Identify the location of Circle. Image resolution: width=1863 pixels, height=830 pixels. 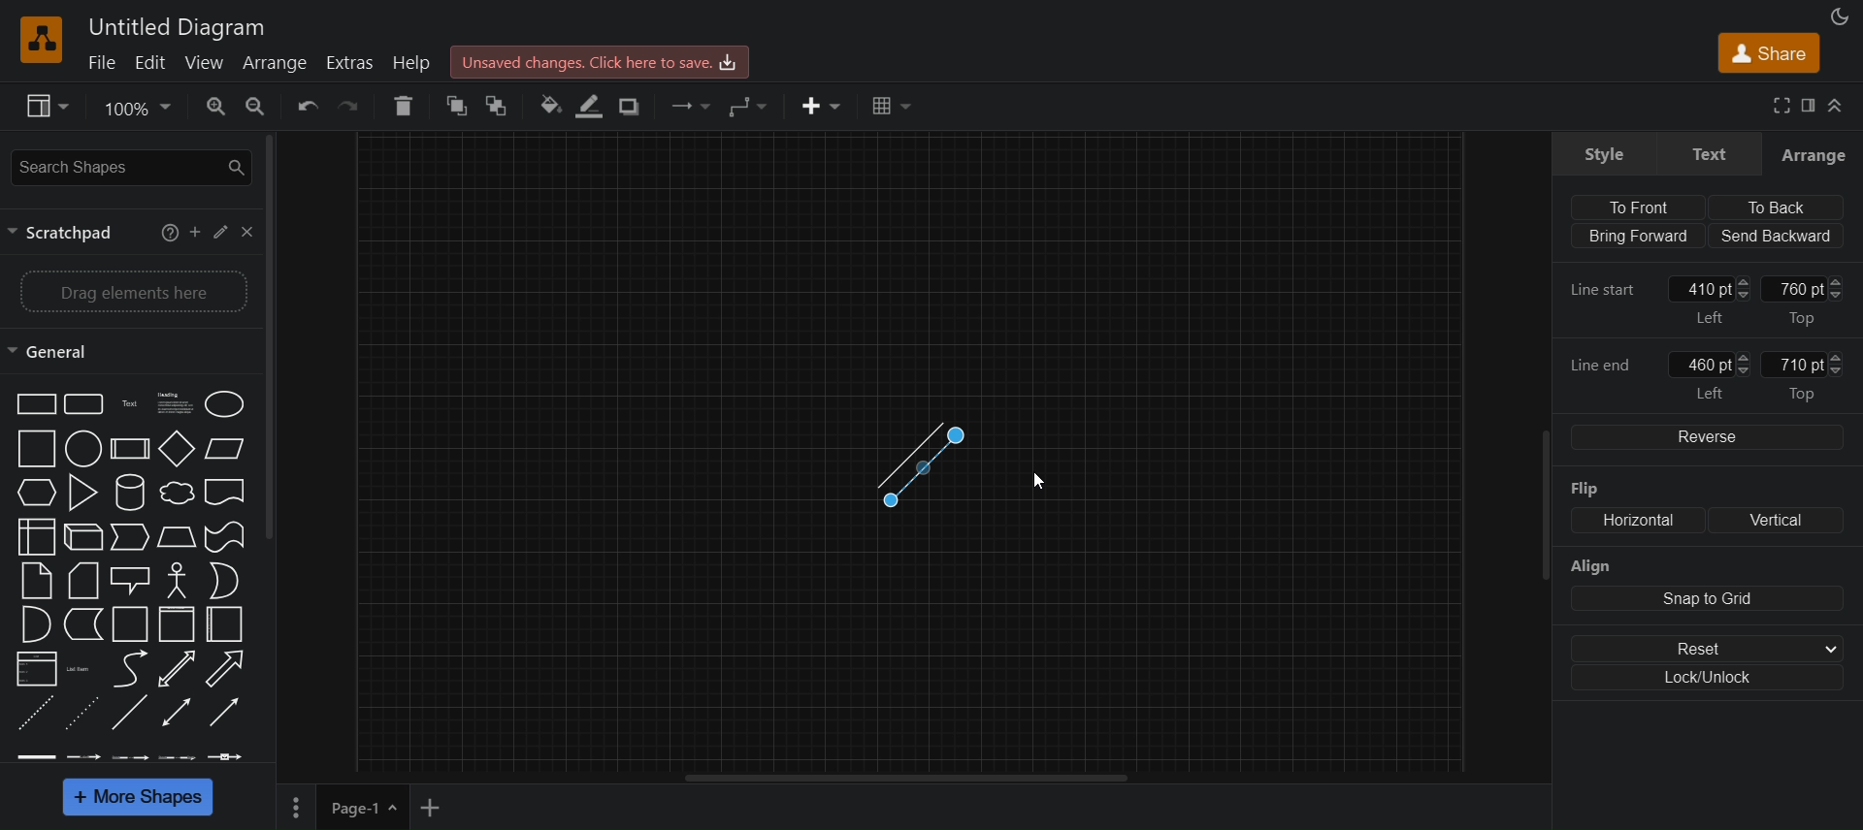
(82, 449).